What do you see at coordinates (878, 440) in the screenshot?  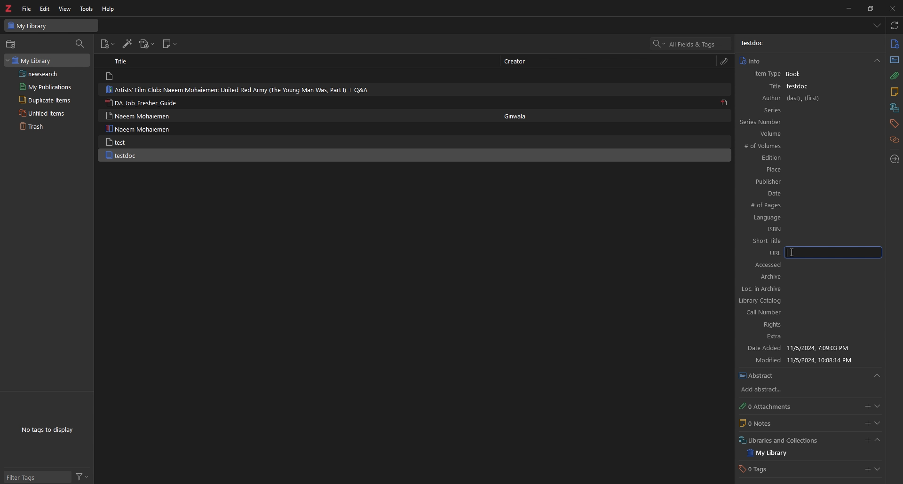 I see `collapse` at bounding box center [878, 440].